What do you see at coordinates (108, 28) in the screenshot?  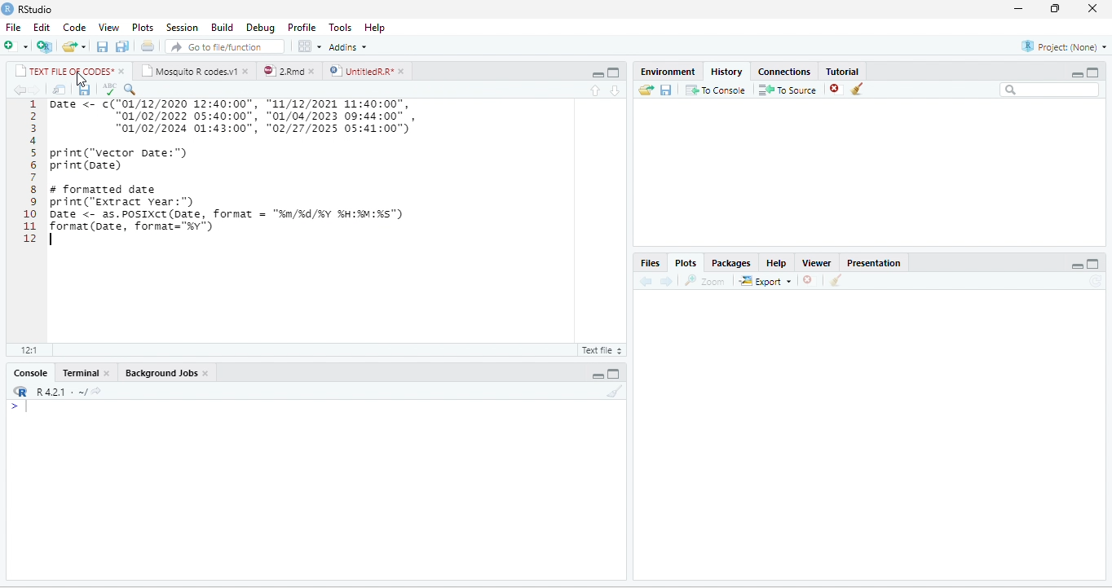 I see `View` at bounding box center [108, 28].